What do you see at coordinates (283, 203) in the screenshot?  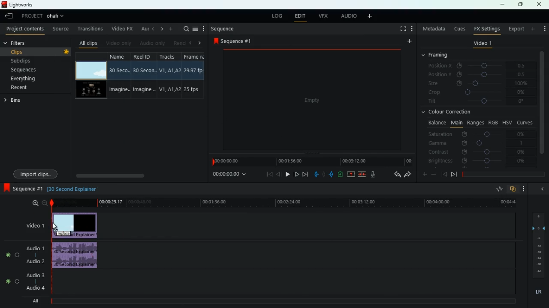 I see `time` at bounding box center [283, 203].